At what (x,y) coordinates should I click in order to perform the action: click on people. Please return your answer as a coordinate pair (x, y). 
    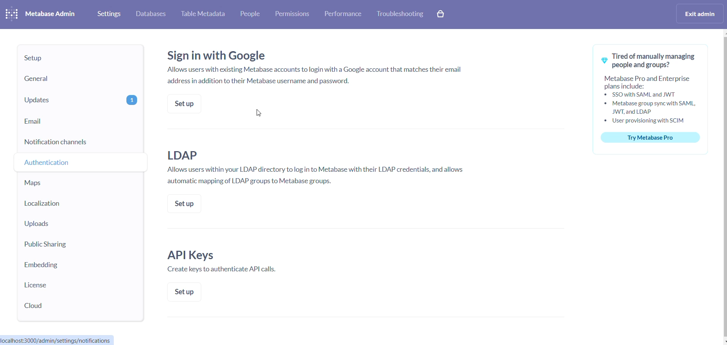
    Looking at the image, I should click on (252, 15).